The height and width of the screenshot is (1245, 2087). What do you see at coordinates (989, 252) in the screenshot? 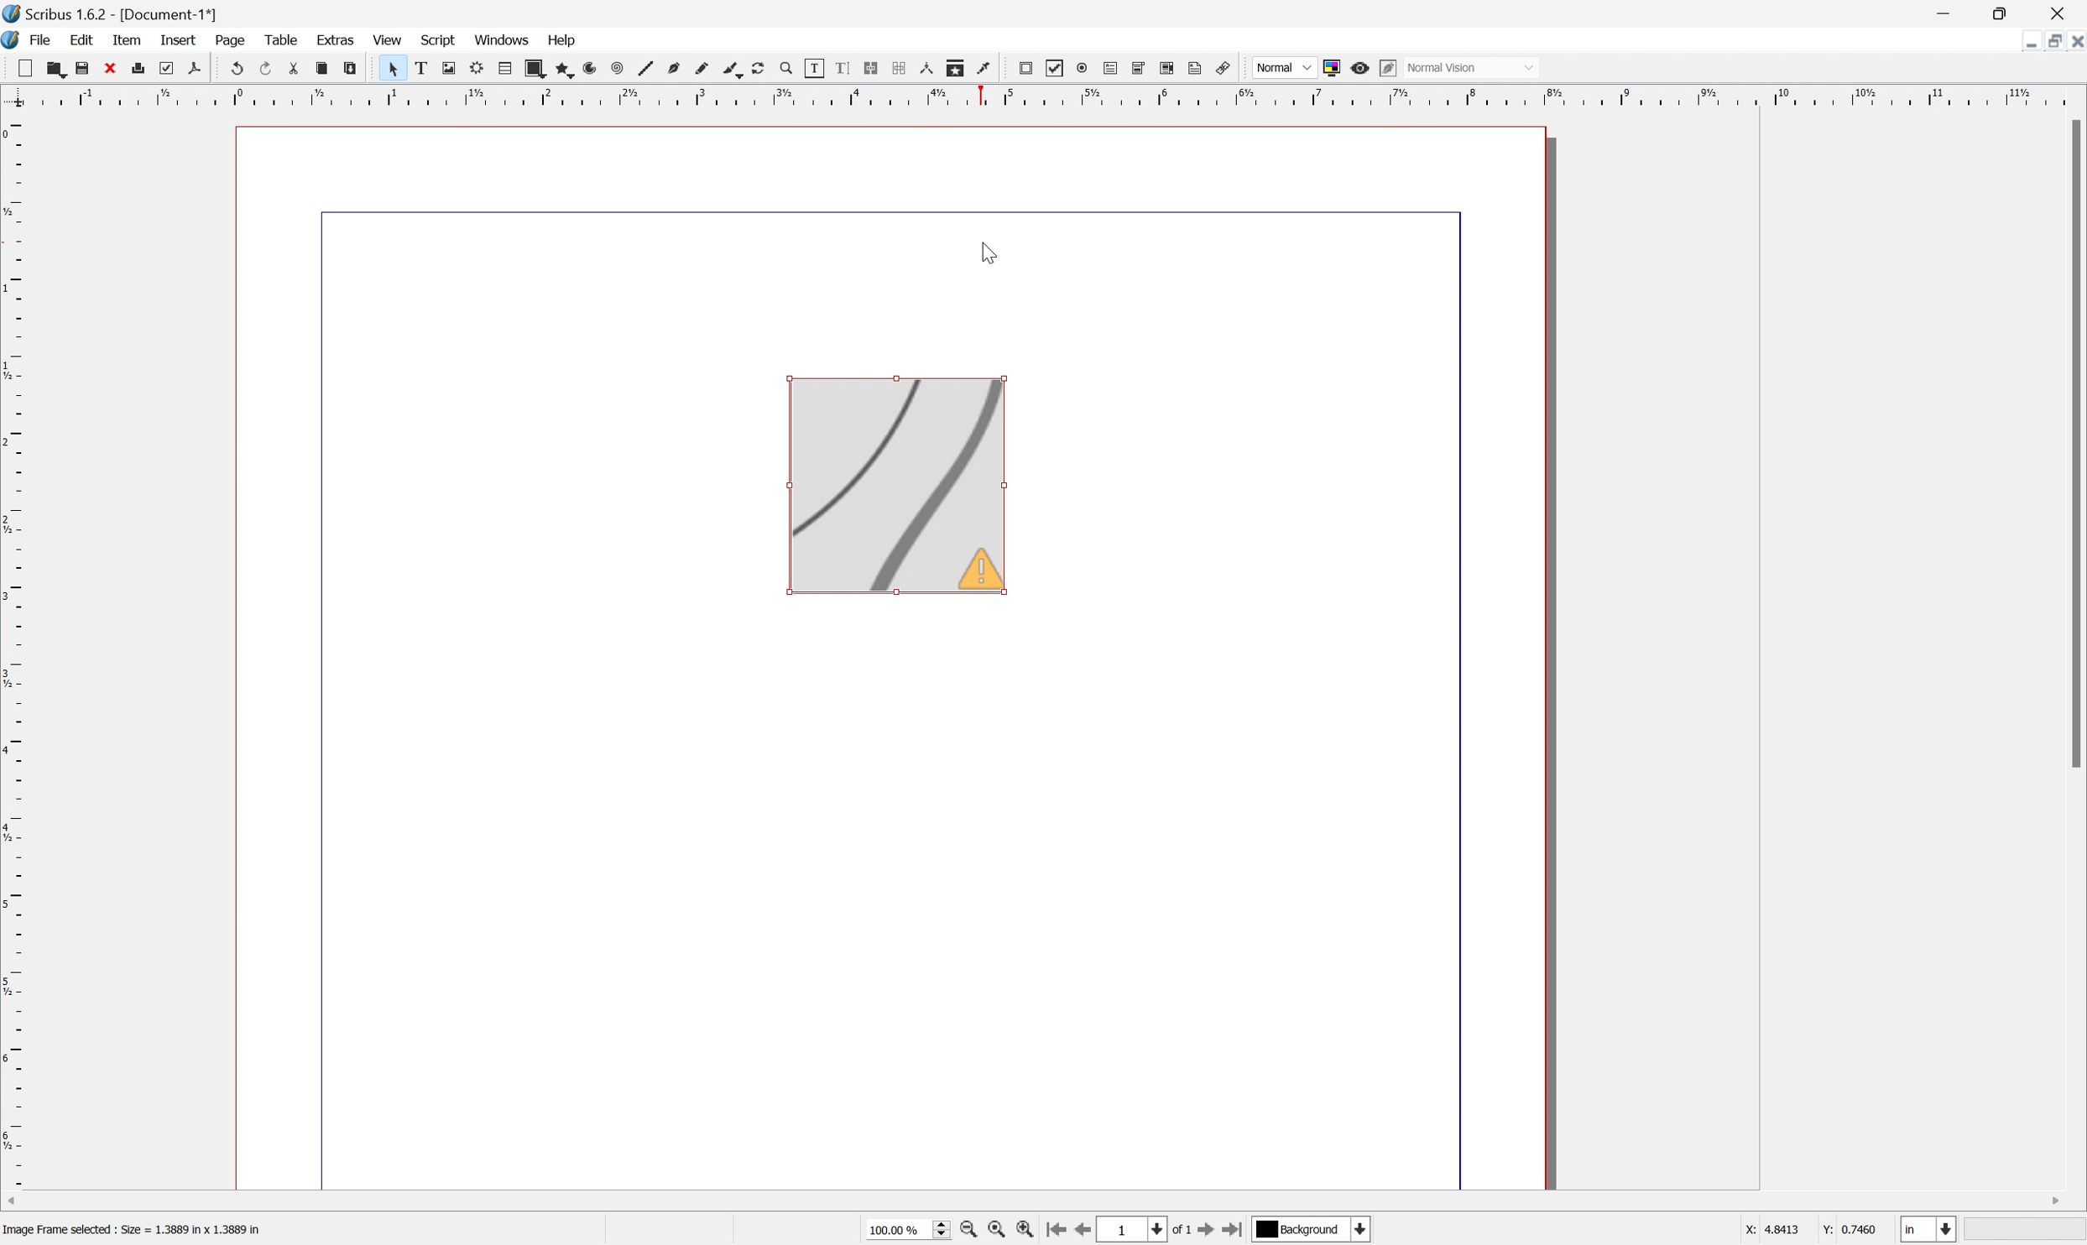
I see `cursor` at bounding box center [989, 252].